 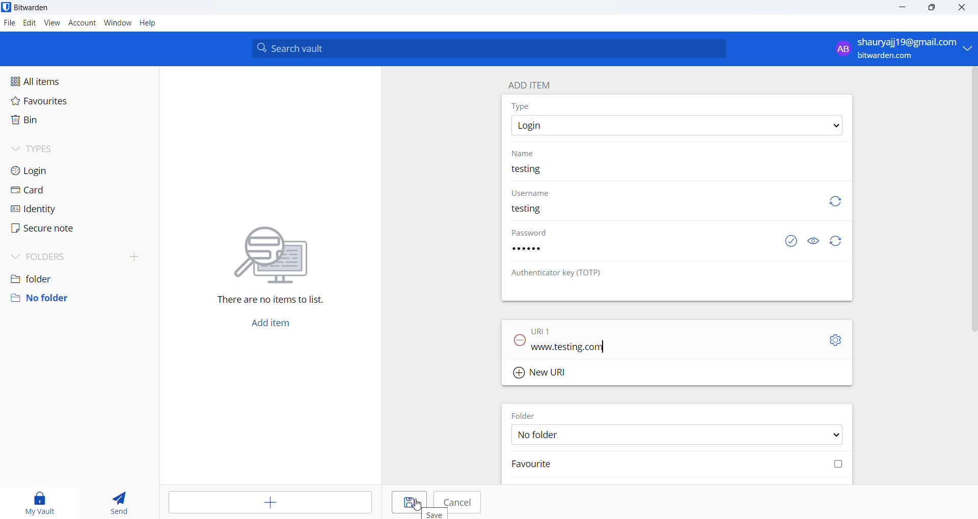 I want to click on folder, so click(x=77, y=276).